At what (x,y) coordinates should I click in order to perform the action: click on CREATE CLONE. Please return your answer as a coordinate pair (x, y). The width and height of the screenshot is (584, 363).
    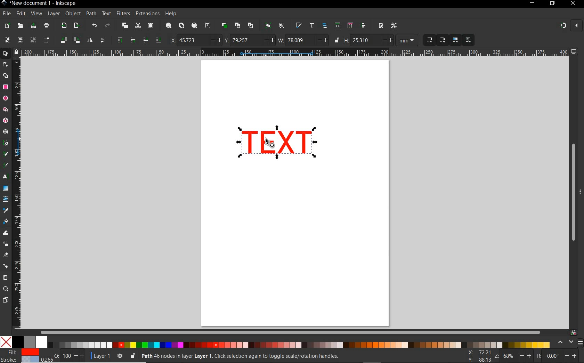
    Looking at the image, I should click on (237, 25).